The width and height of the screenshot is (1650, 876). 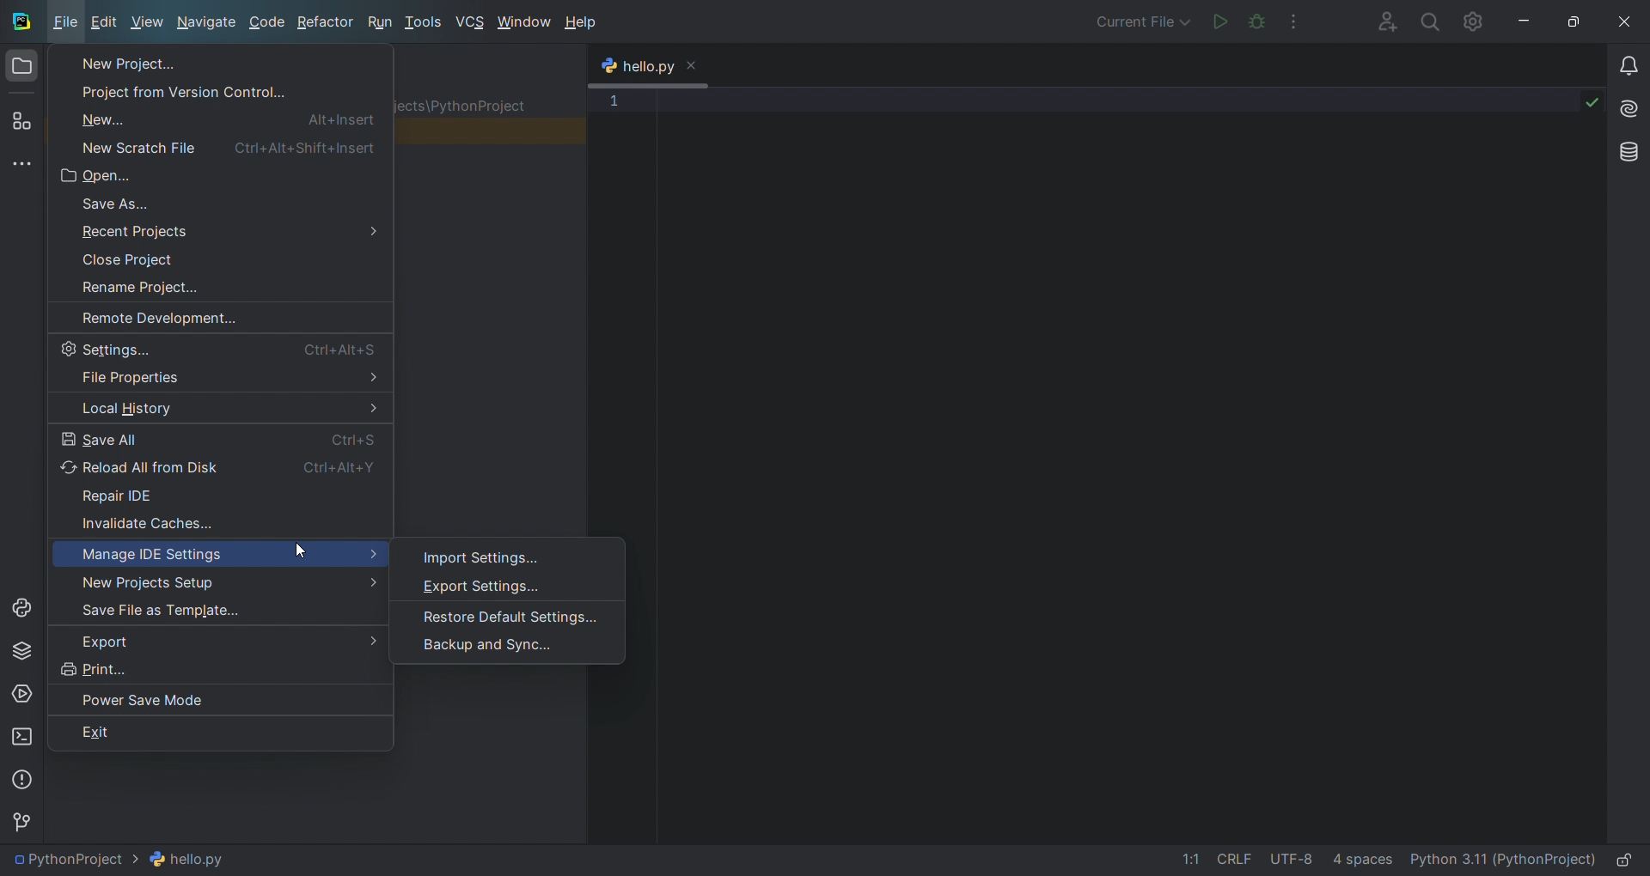 I want to click on properties, so click(x=222, y=377).